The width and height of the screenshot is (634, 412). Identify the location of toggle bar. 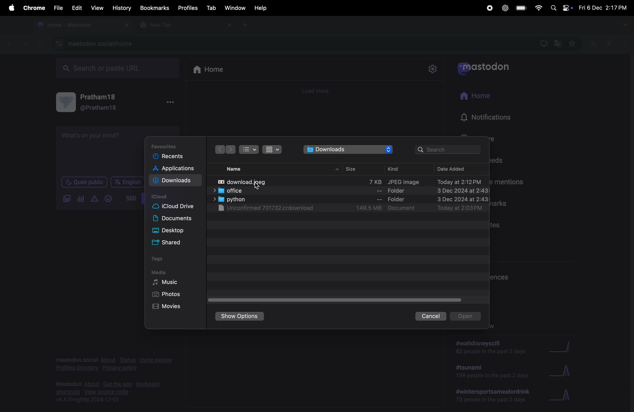
(334, 300).